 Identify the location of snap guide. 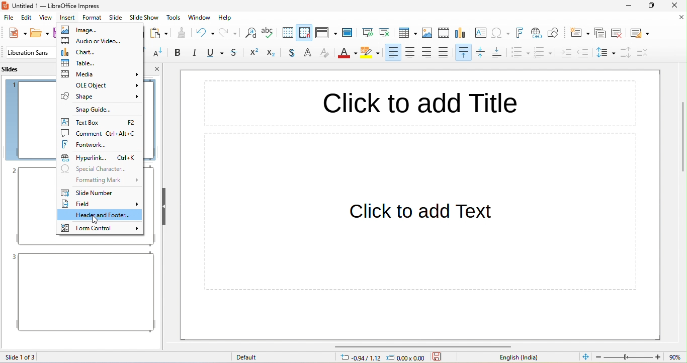
(105, 109).